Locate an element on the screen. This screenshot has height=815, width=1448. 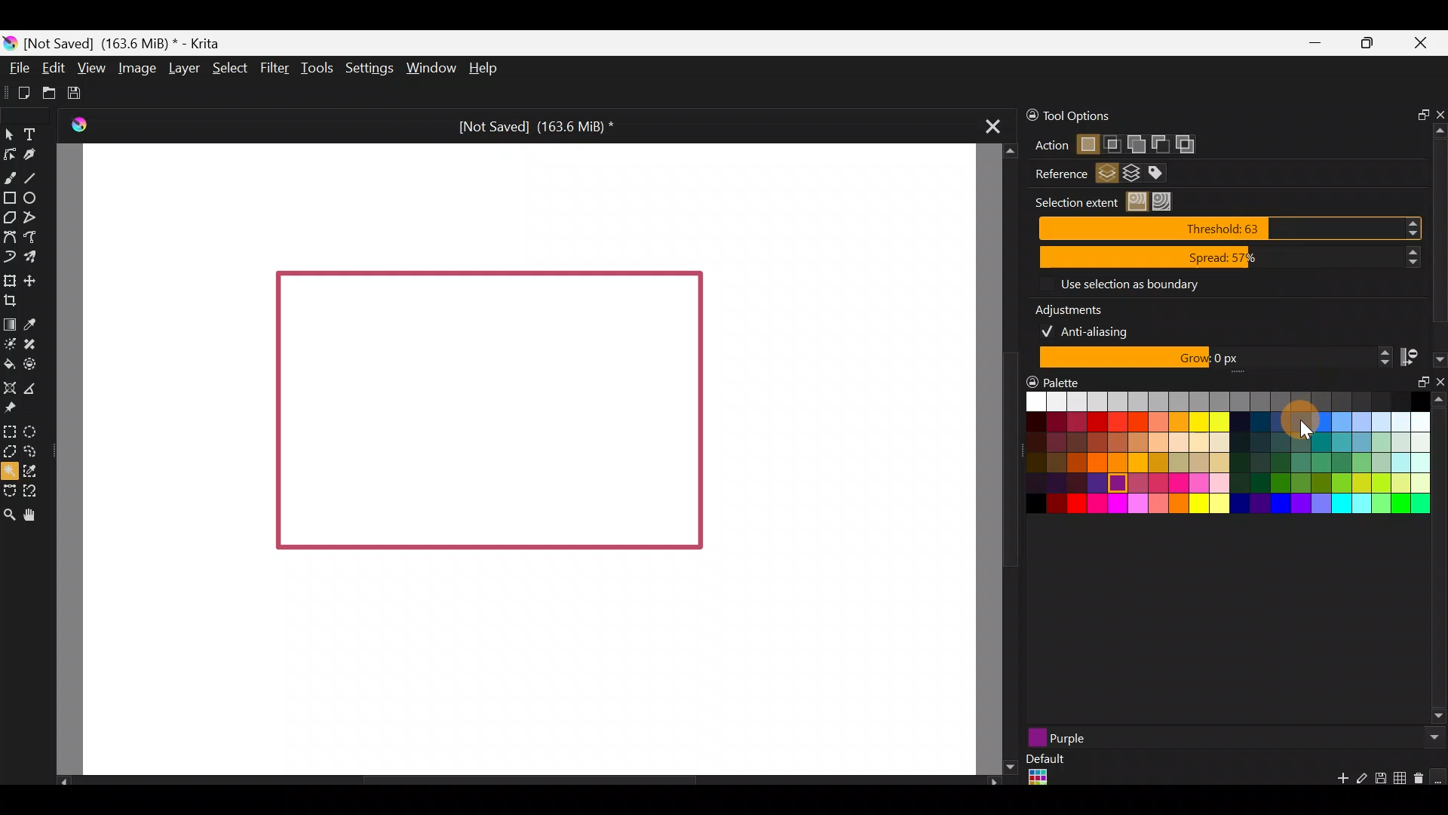
Anti-aliasing is located at coordinates (1095, 330).